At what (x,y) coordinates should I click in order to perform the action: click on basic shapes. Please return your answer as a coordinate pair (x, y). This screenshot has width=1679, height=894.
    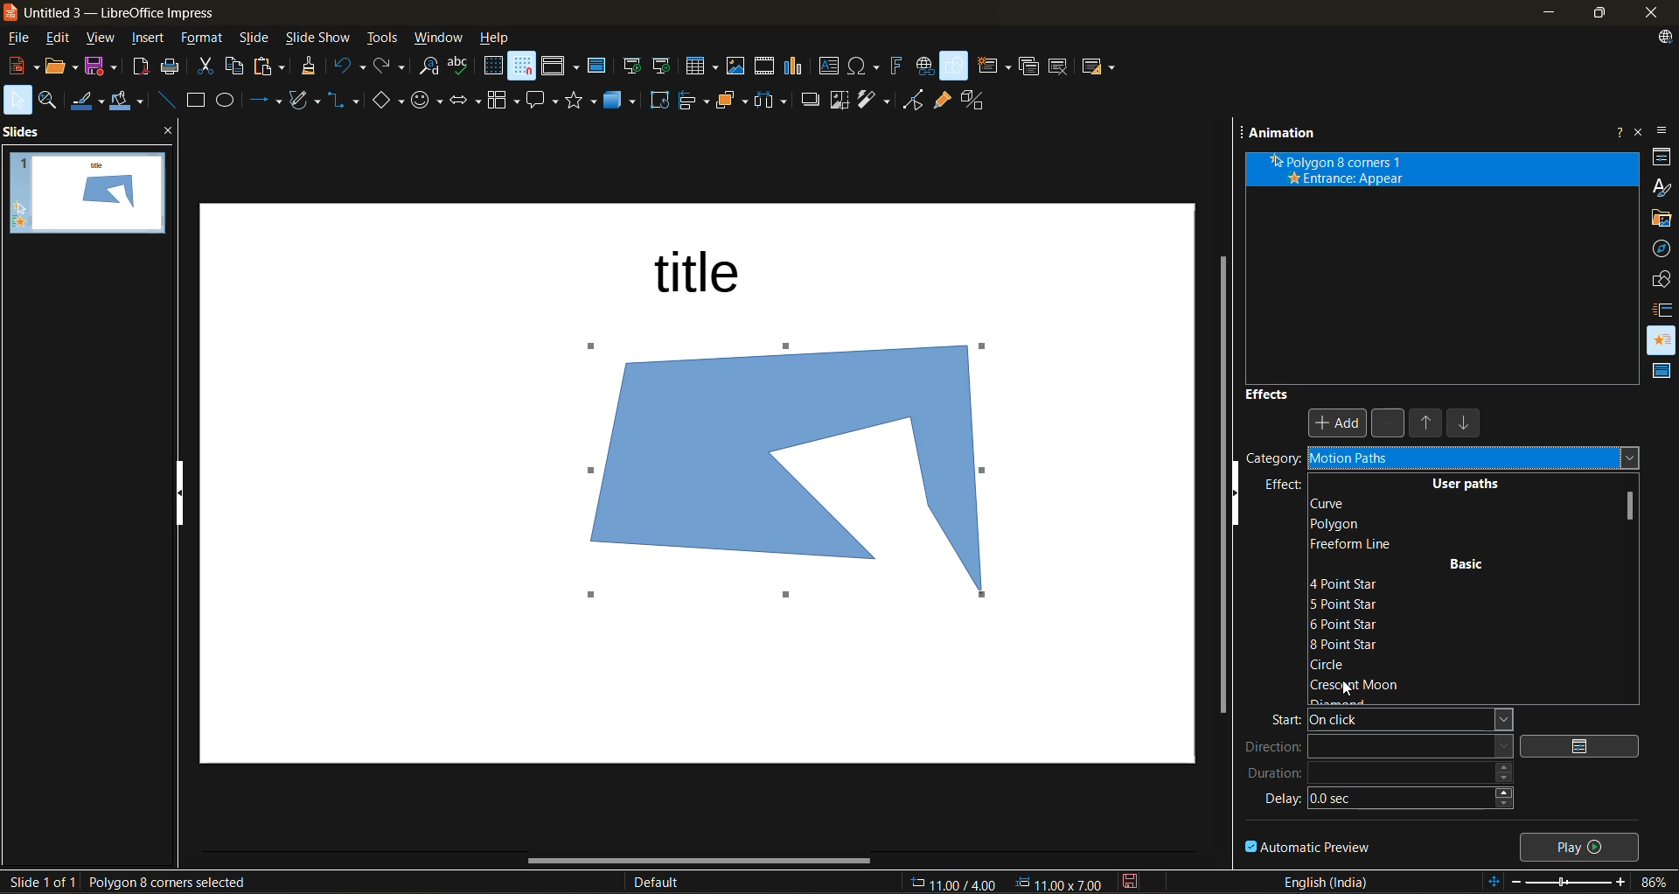
    Looking at the image, I should click on (391, 106).